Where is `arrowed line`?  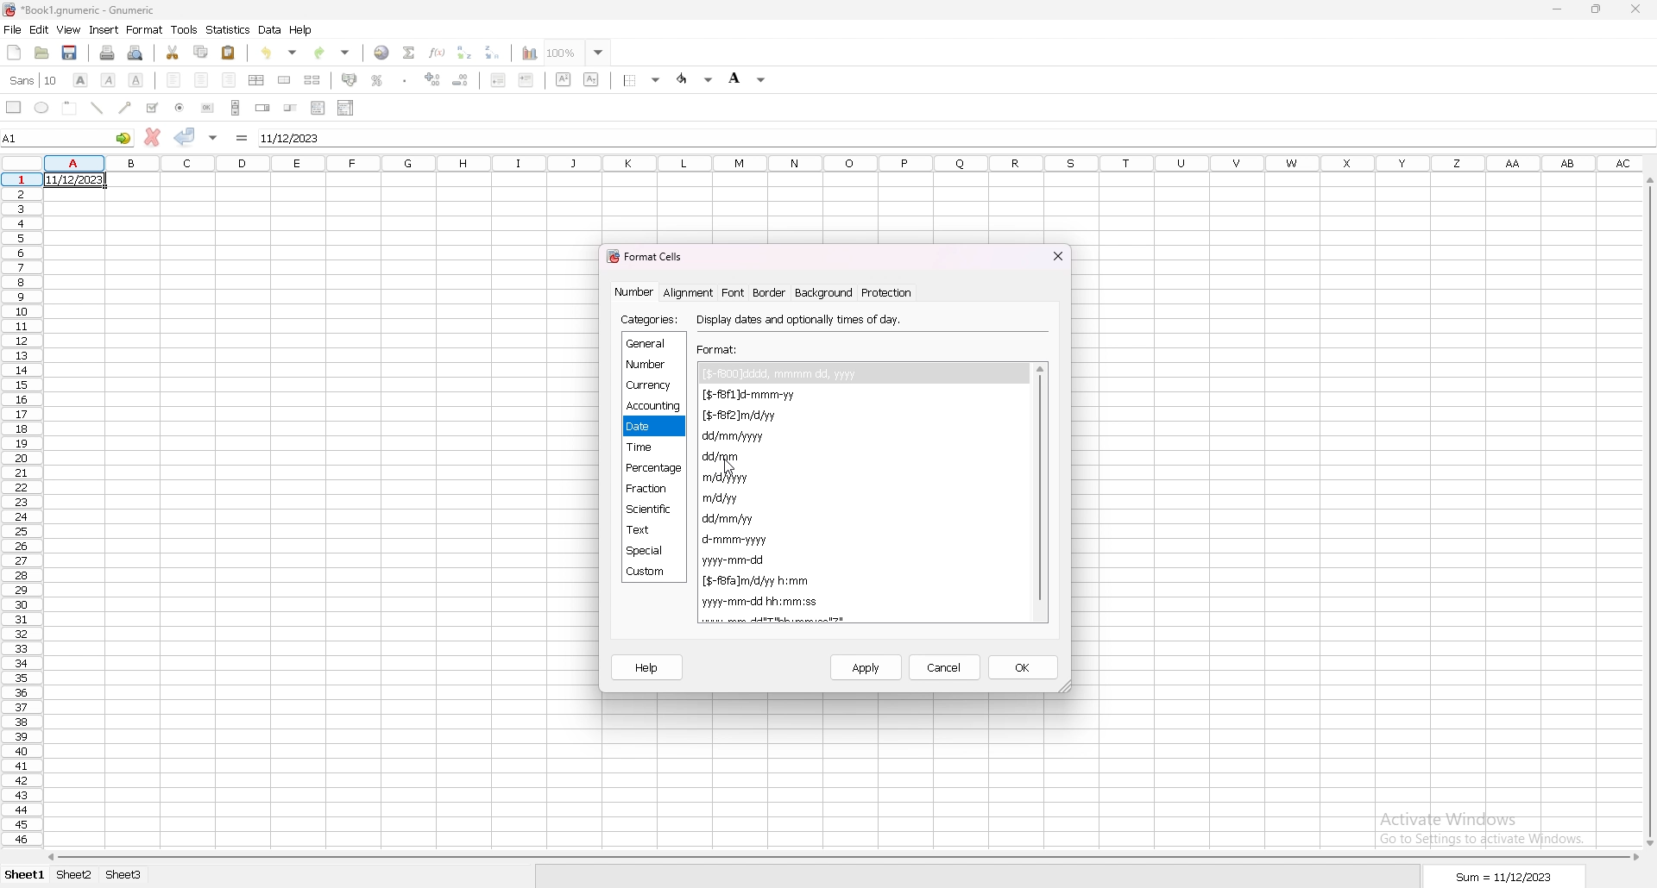
arrowed line is located at coordinates (127, 107).